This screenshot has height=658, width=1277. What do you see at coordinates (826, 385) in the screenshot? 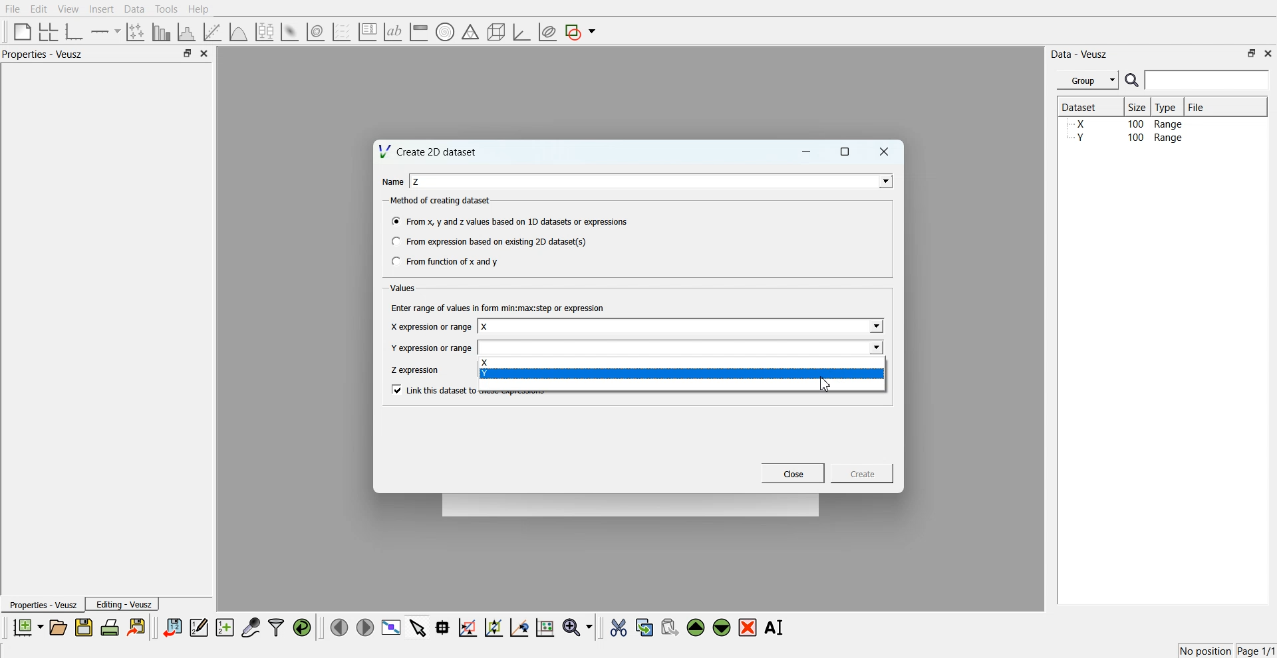
I see `Cursor` at bounding box center [826, 385].